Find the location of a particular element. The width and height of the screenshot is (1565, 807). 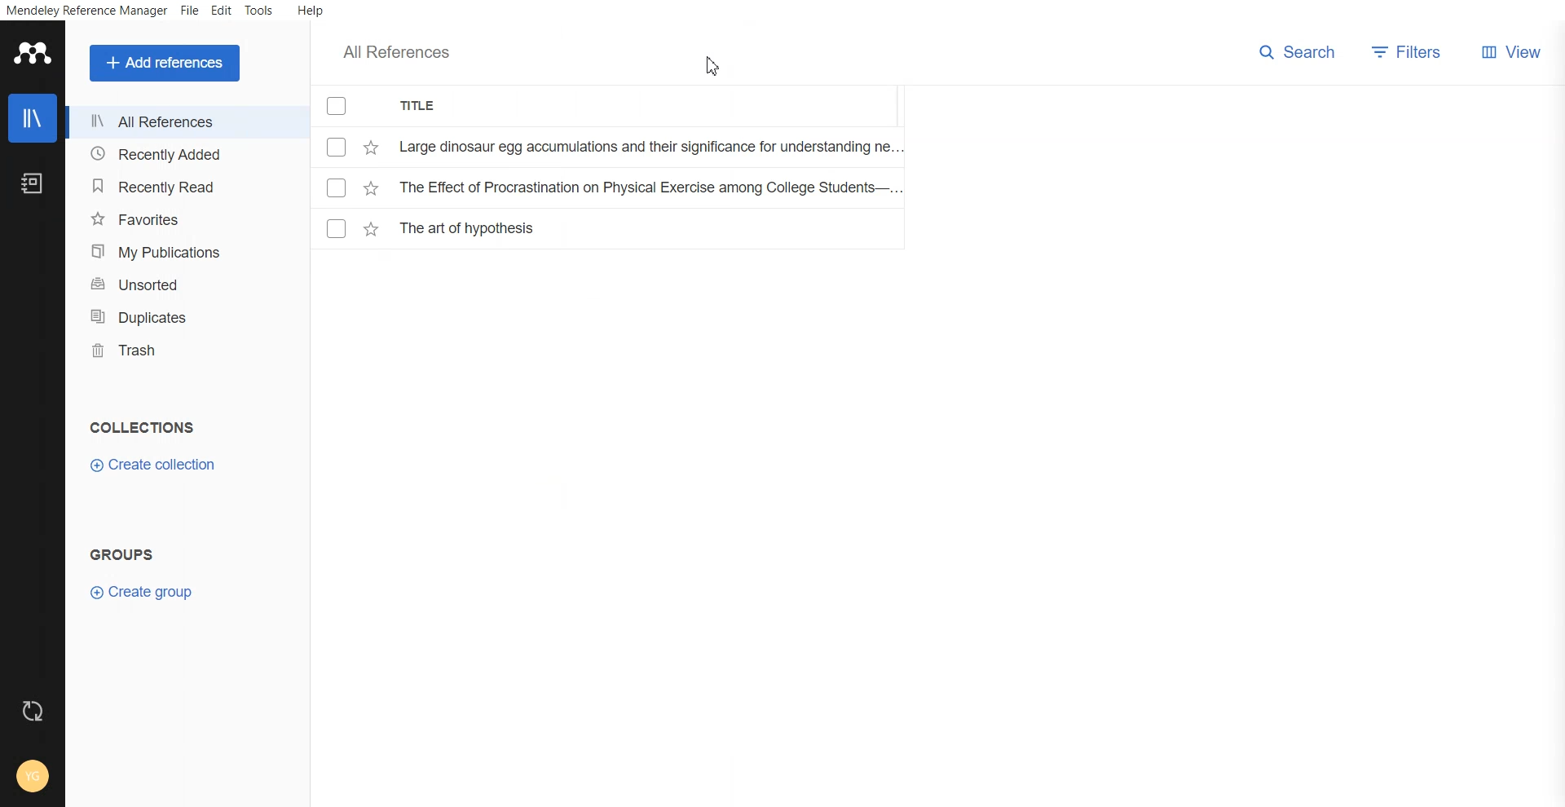

Notebook is located at coordinates (32, 182).